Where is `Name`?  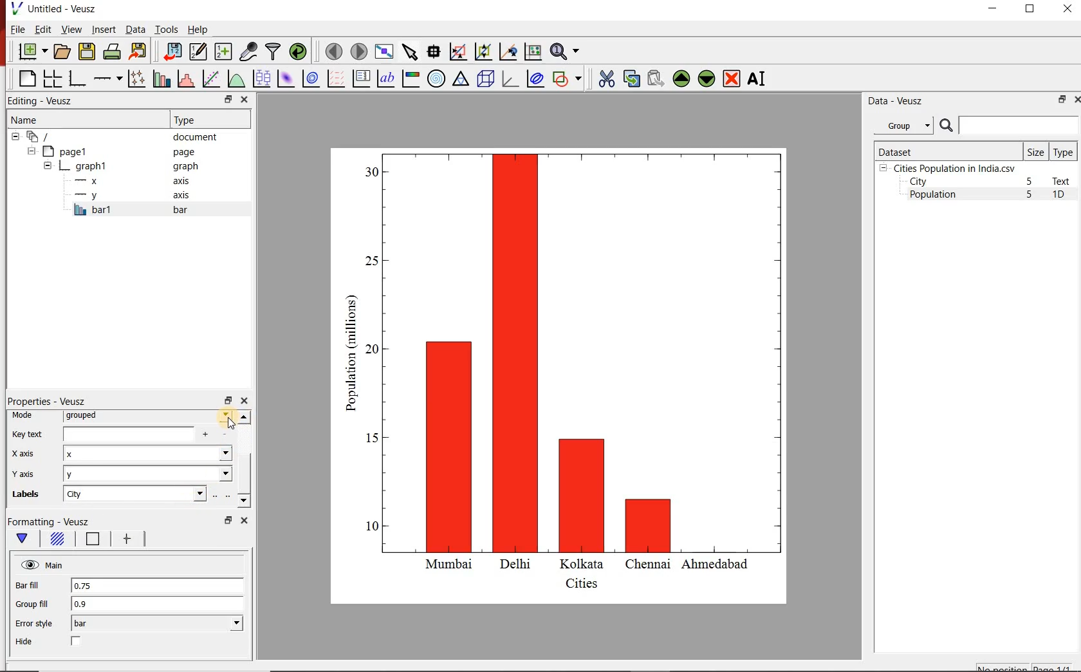
Name is located at coordinates (73, 118).